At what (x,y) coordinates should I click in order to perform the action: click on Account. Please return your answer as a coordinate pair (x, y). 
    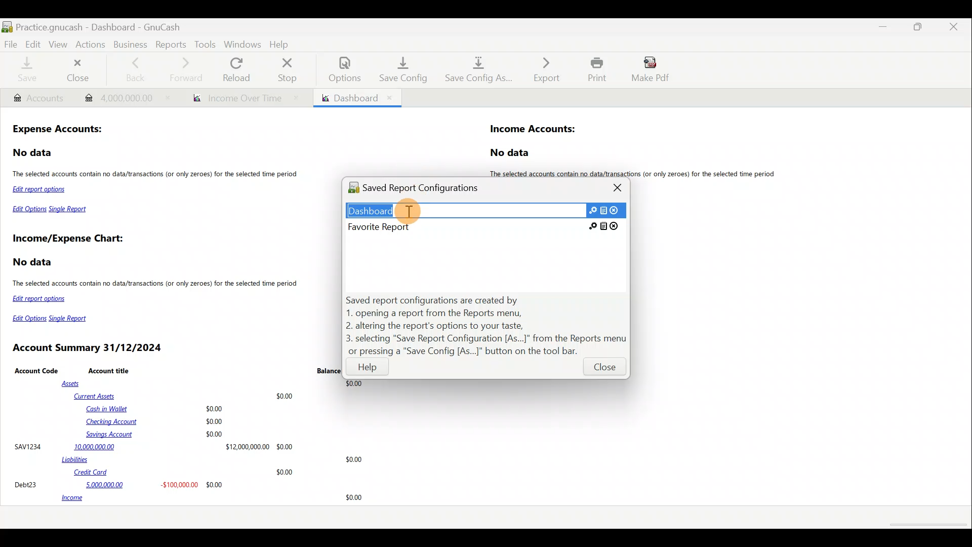
    Looking at the image, I should click on (38, 98).